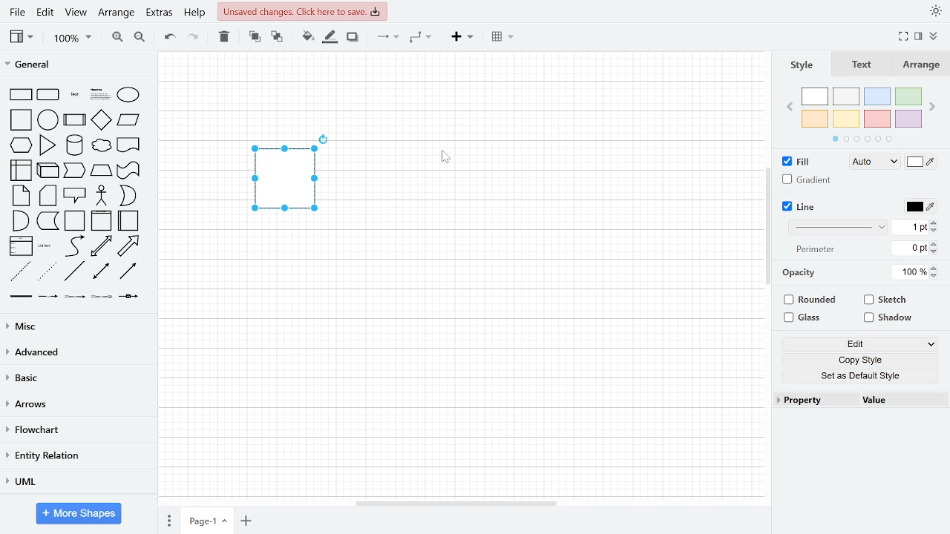  I want to click on document, so click(128, 145).